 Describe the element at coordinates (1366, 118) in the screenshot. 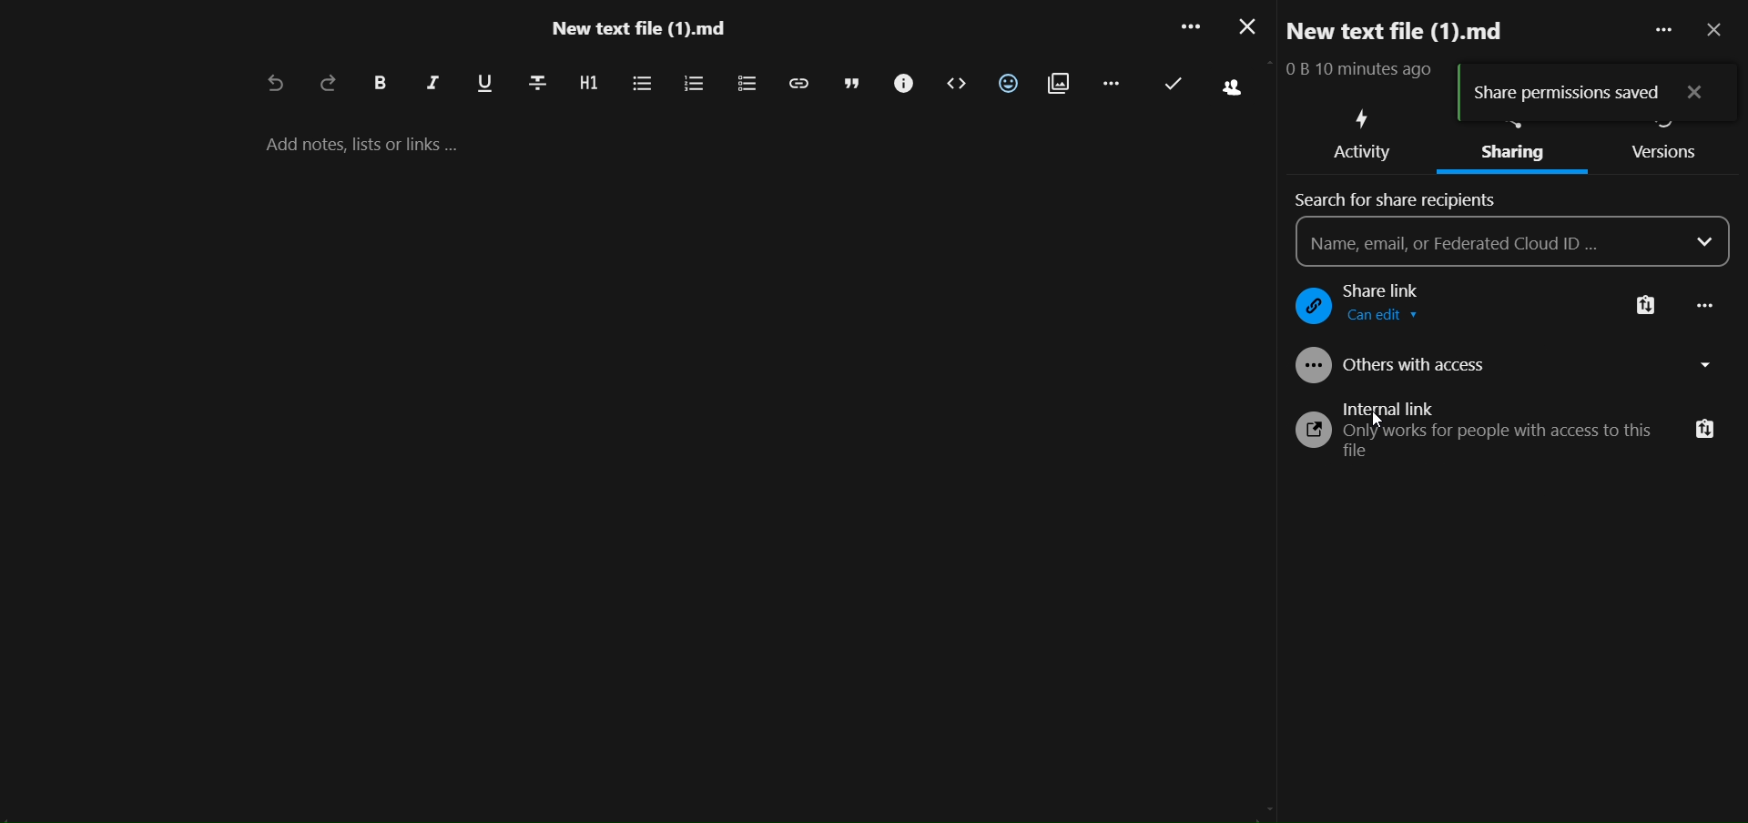

I see `activity icon` at that location.